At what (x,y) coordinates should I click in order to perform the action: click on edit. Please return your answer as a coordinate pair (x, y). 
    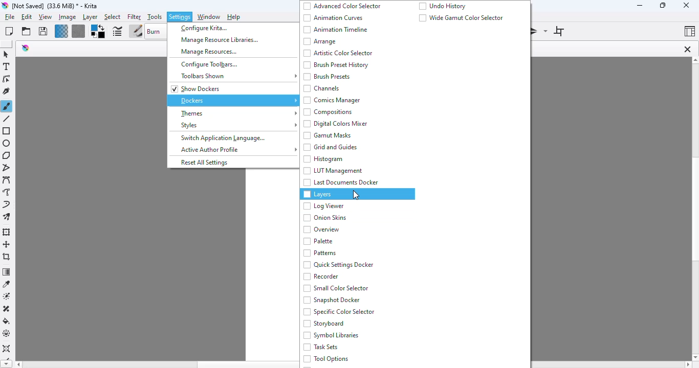
    Looking at the image, I should click on (27, 17).